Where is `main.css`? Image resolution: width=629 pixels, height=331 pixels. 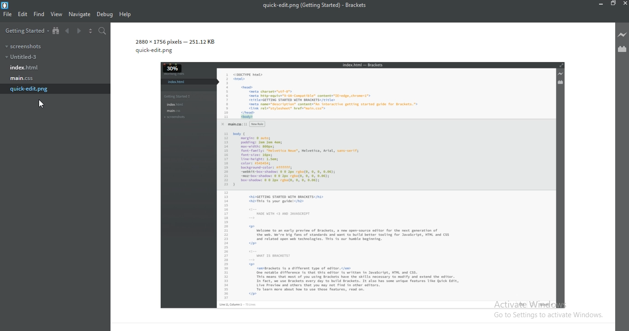
main.css is located at coordinates (22, 78).